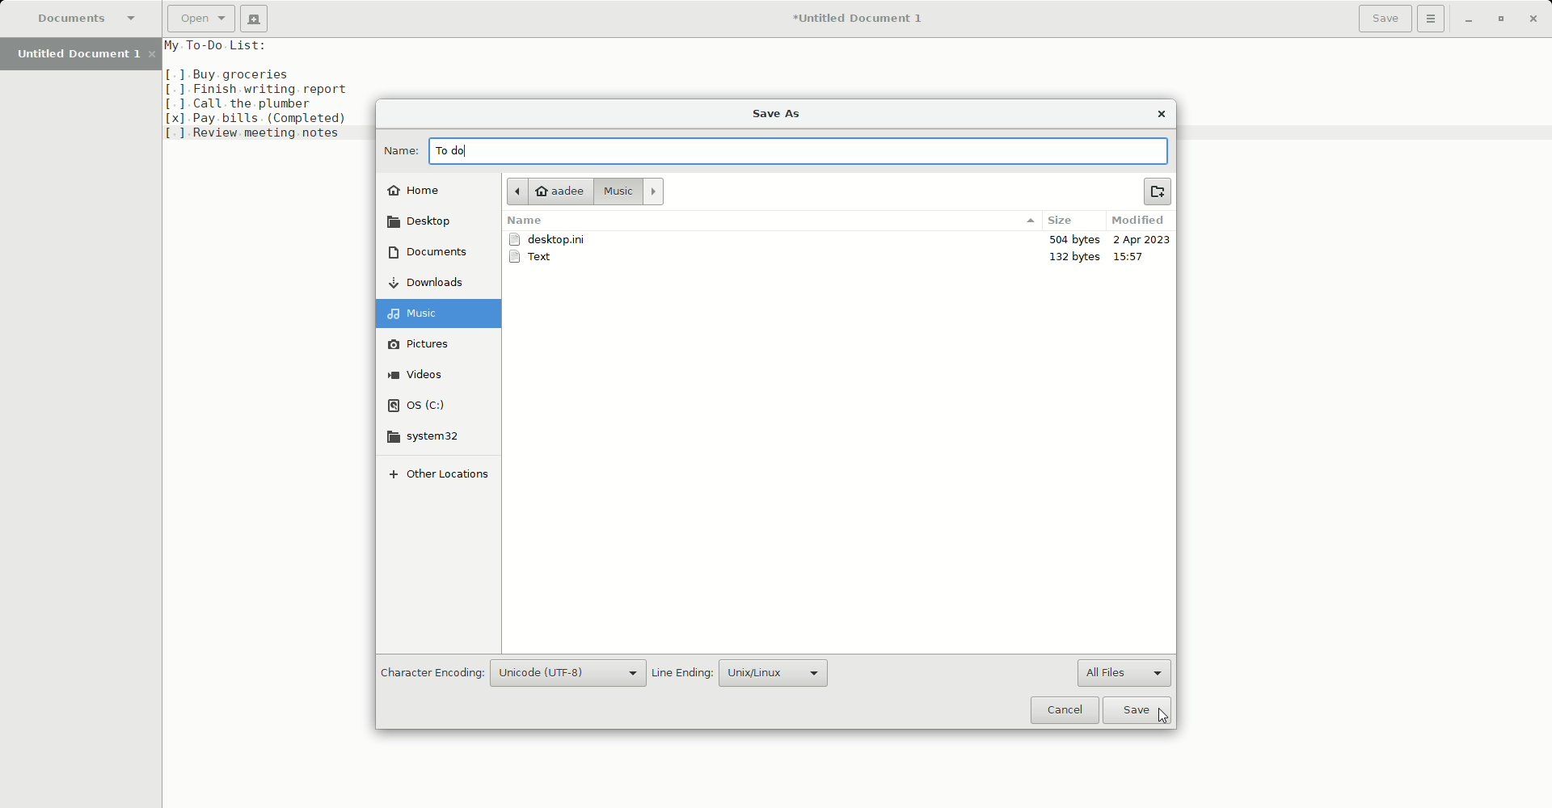  I want to click on Close, so click(1163, 115).